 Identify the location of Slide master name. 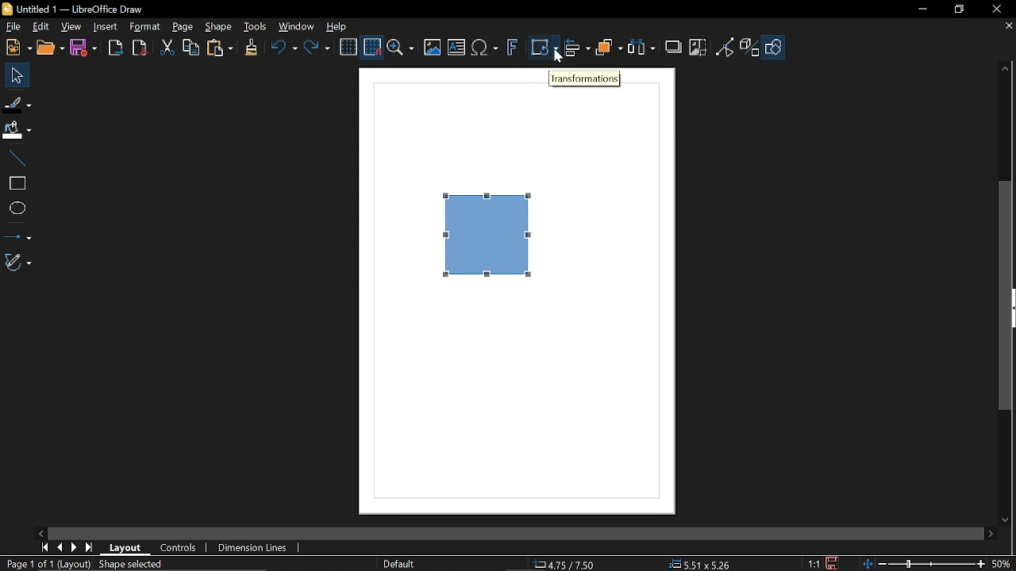
(399, 562).